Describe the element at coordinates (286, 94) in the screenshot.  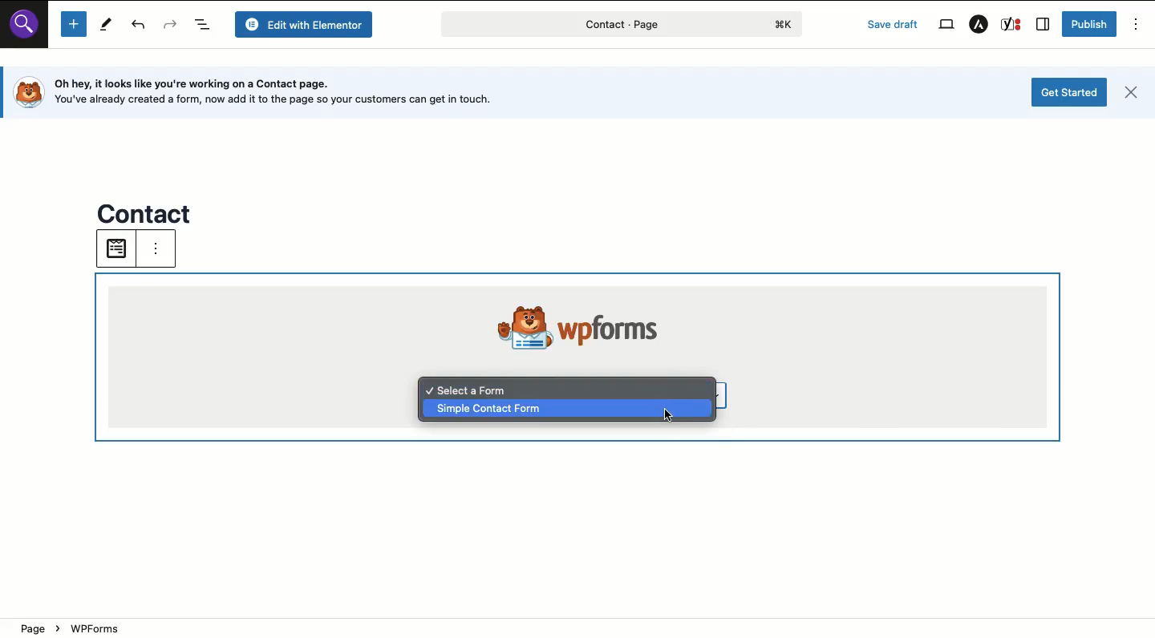
I see `Oh hey, it looks like you're working on a Contact page.
[o} You've already created a form, now add it to the page so your customers can get in touch.` at that location.